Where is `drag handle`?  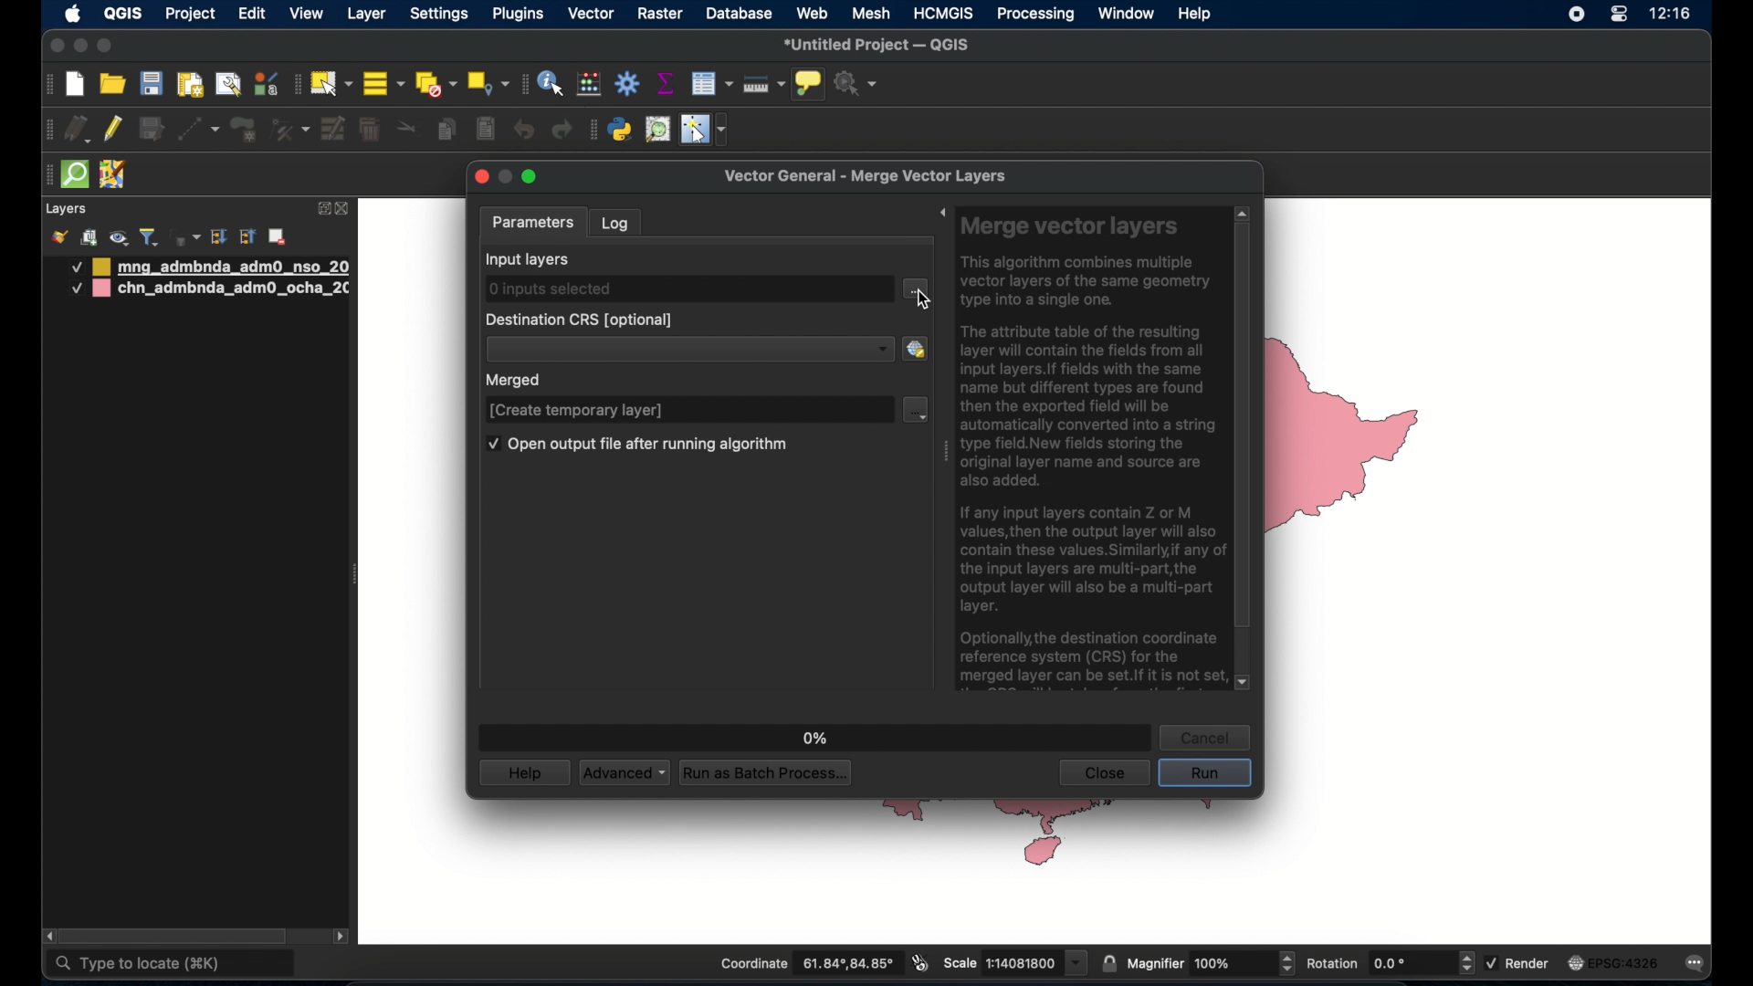
drag handle is located at coordinates (942, 455).